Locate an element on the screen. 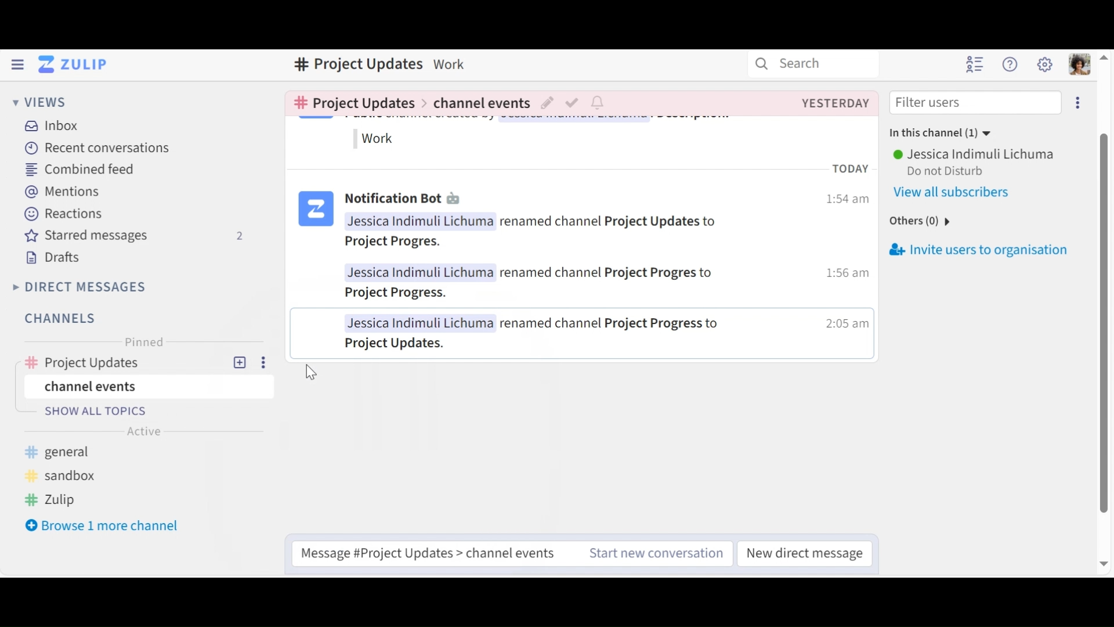  1:54 am is located at coordinates (847, 201).